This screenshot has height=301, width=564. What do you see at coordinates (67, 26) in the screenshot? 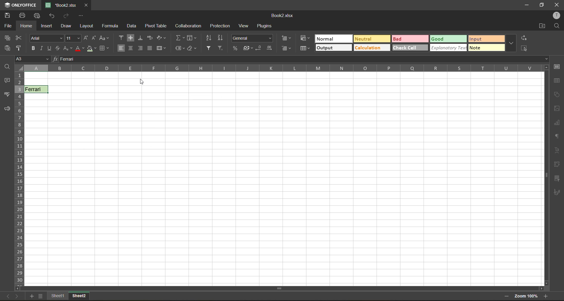
I see `draw` at bounding box center [67, 26].